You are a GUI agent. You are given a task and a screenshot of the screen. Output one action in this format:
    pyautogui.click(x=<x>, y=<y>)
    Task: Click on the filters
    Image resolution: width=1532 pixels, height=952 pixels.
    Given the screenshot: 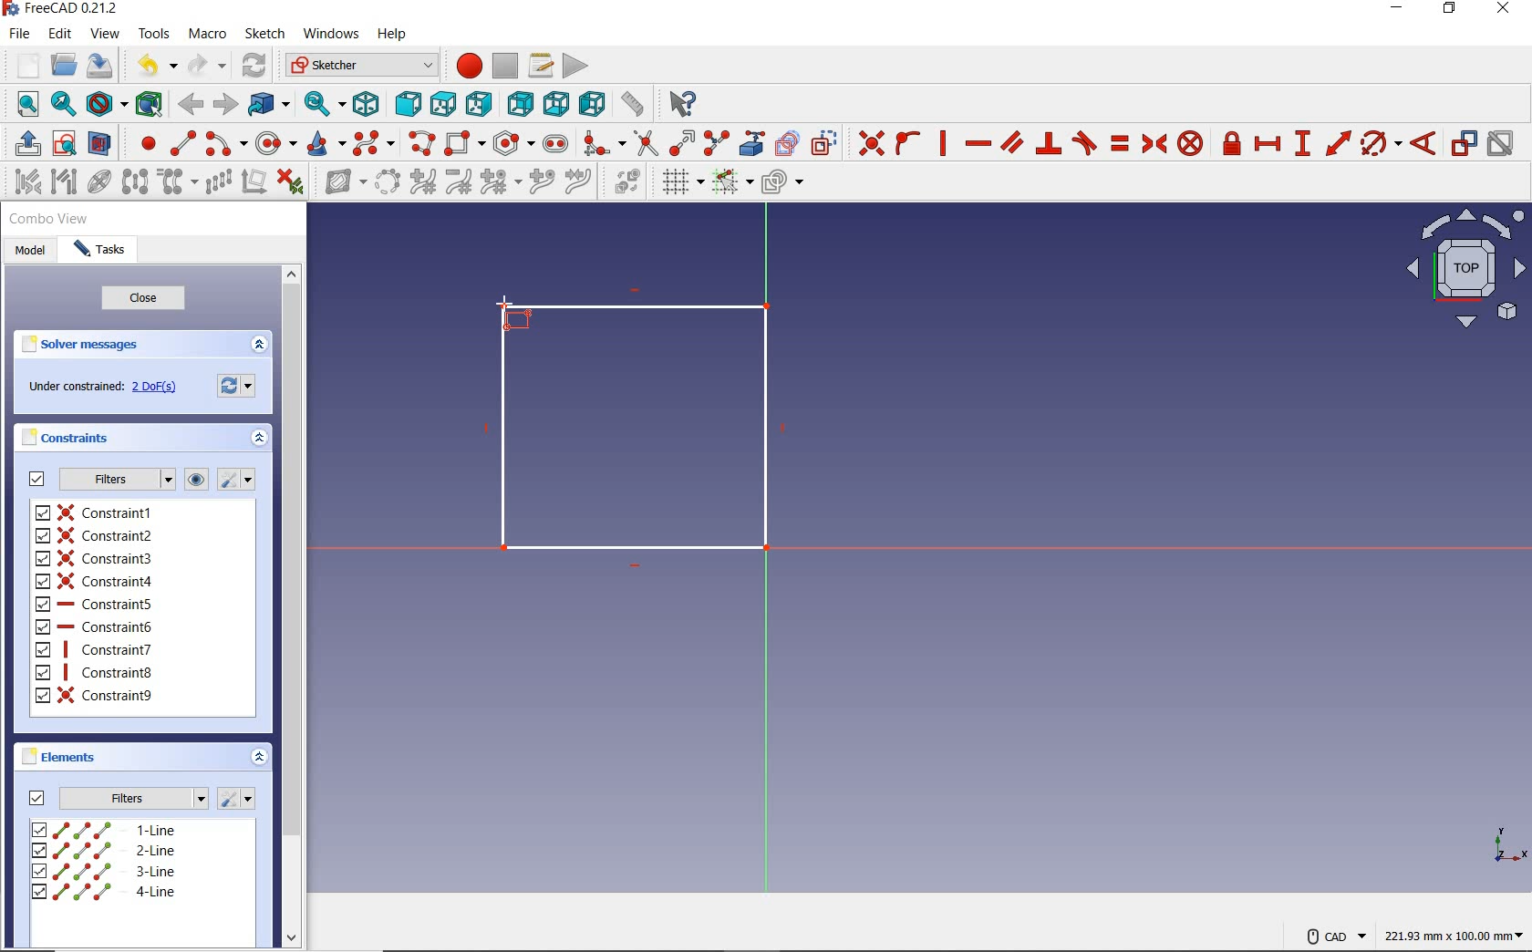 What is the action you would take?
    pyautogui.click(x=99, y=481)
    